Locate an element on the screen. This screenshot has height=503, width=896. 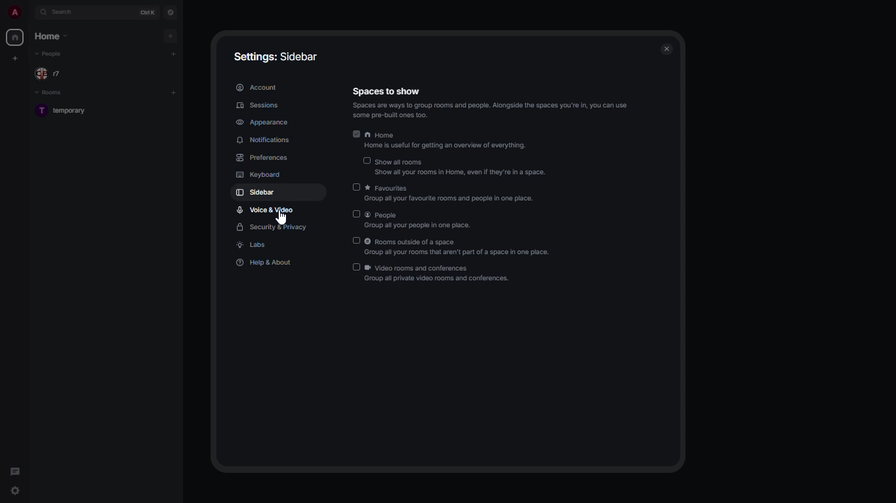
labs is located at coordinates (256, 246).